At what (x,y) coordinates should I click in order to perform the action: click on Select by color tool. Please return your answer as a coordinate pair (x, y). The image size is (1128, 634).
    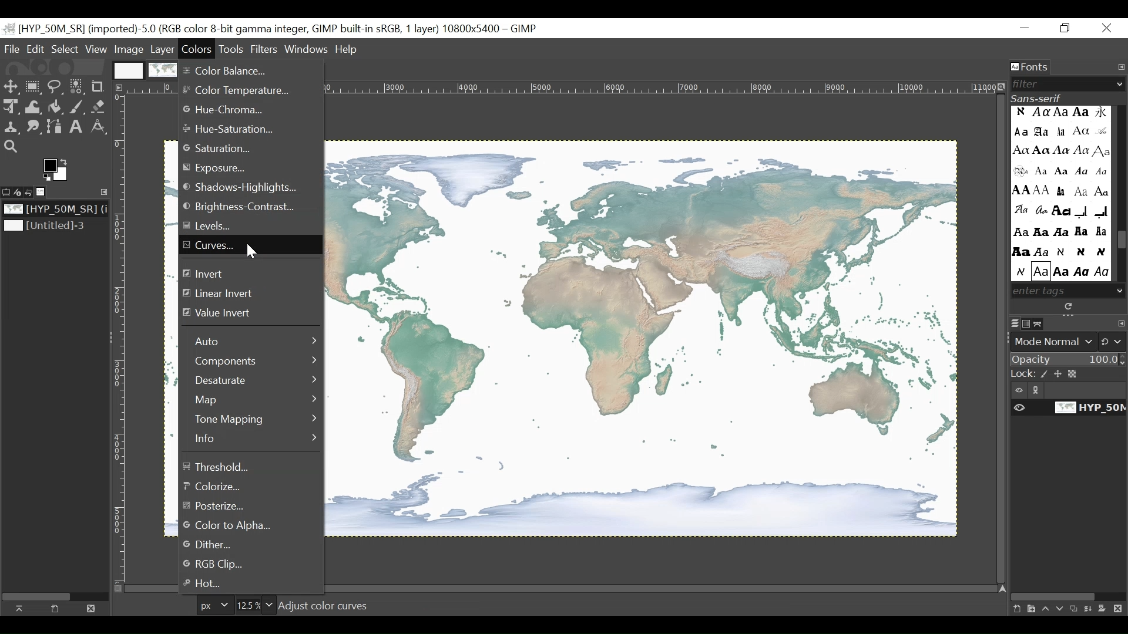
    Looking at the image, I should click on (77, 88).